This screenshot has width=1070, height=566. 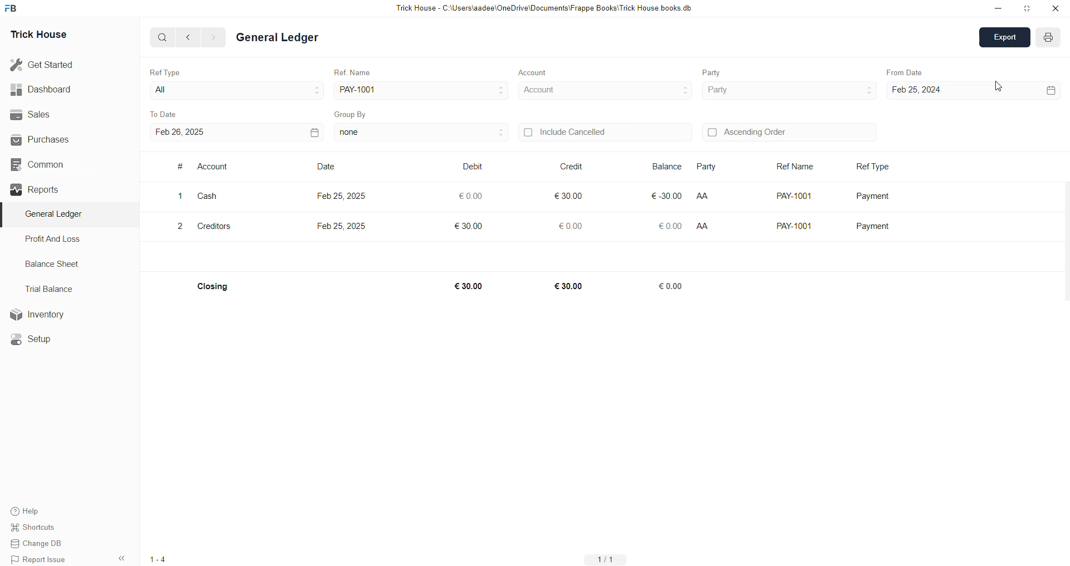 What do you see at coordinates (675, 288) in the screenshot?
I see `€0.00` at bounding box center [675, 288].